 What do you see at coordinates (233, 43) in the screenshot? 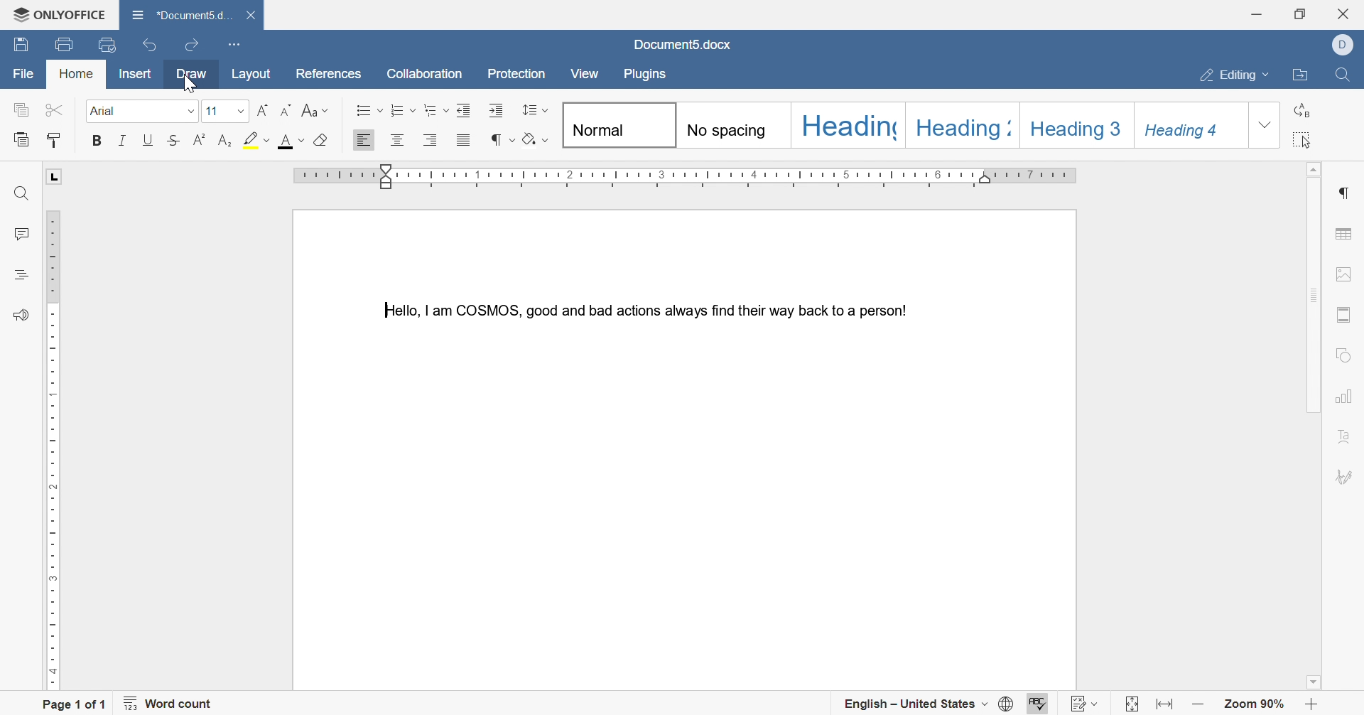
I see `customize quick access toolbar` at bounding box center [233, 43].